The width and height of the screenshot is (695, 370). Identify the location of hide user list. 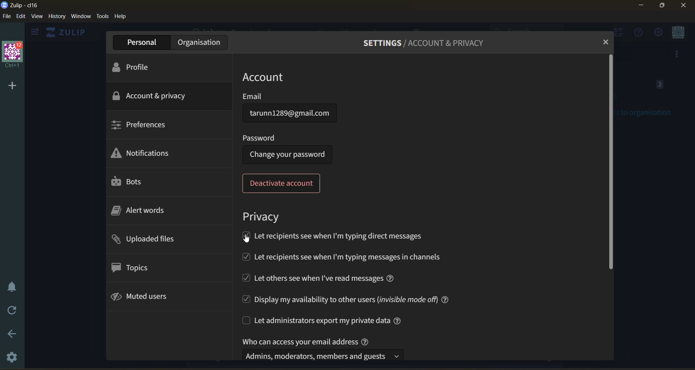
(620, 34).